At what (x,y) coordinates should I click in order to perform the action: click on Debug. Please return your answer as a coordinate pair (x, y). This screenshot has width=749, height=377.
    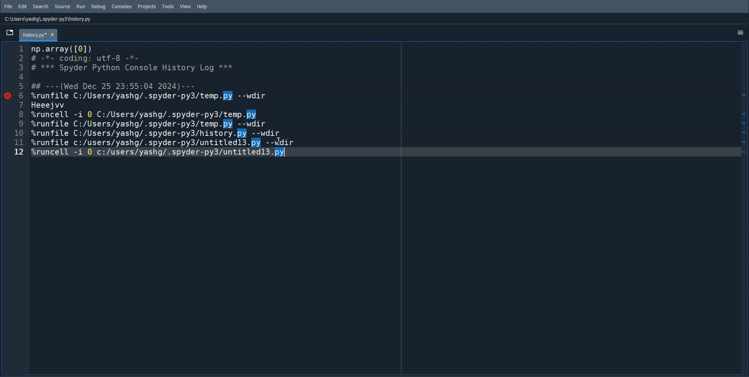
    Looking at the image, I should click on (99, 7).